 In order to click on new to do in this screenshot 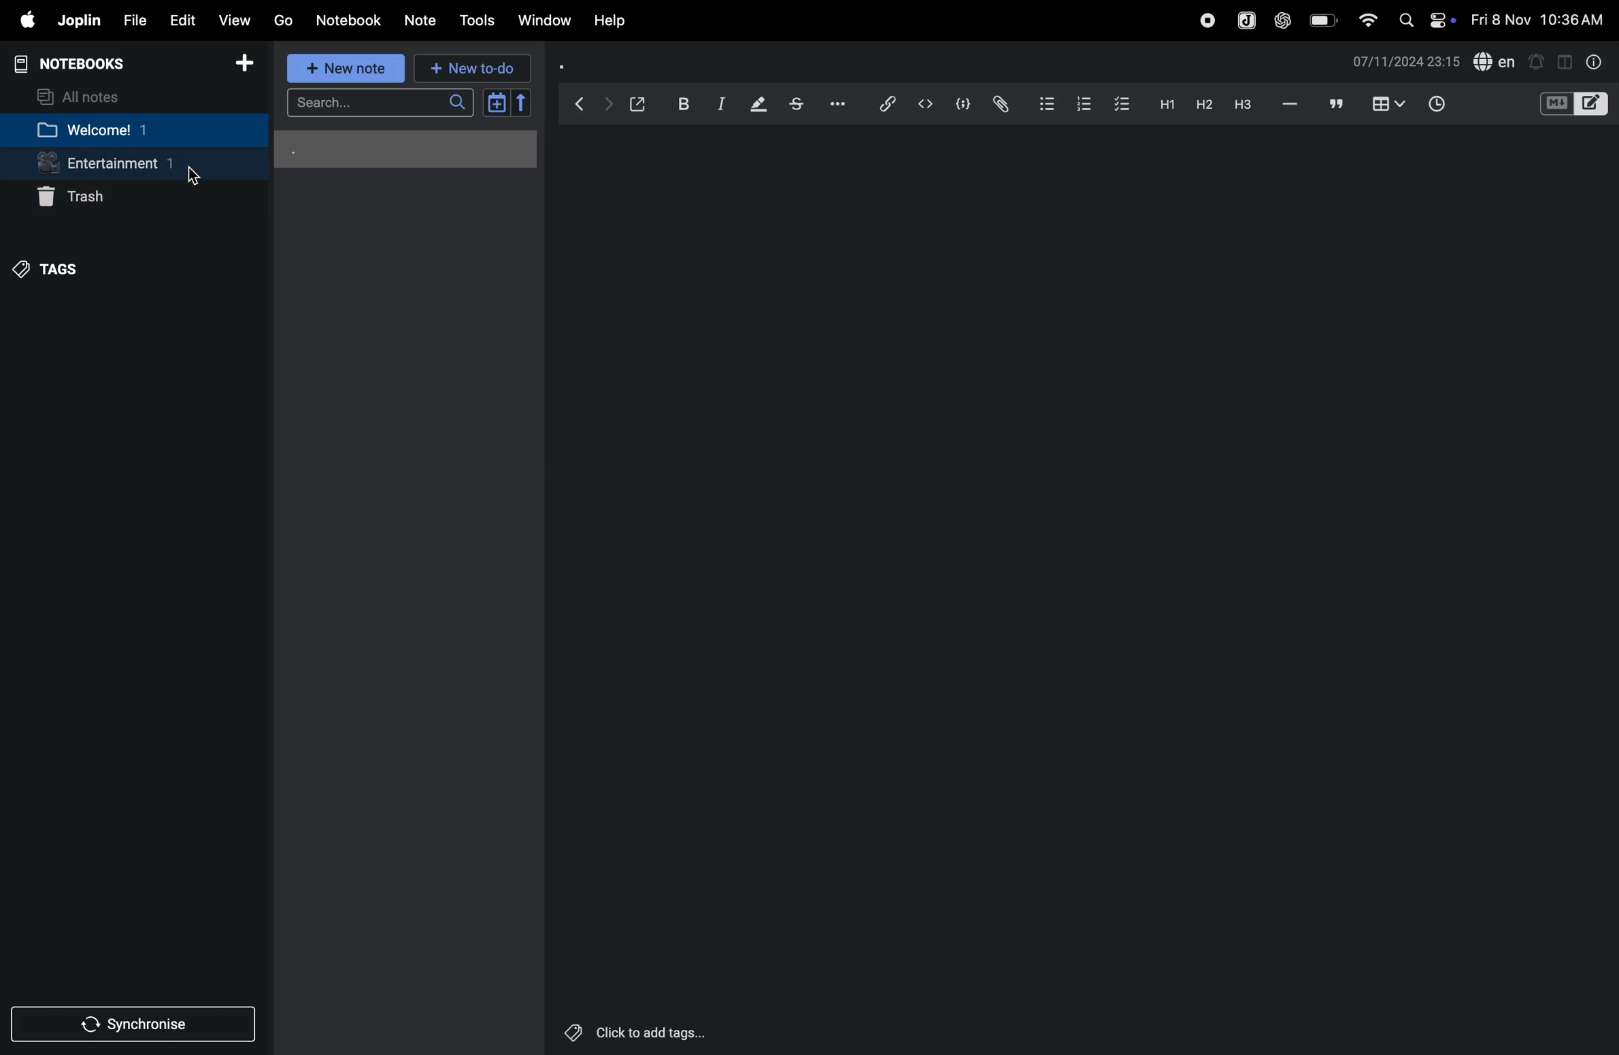, I will do `click(471, 68)`.